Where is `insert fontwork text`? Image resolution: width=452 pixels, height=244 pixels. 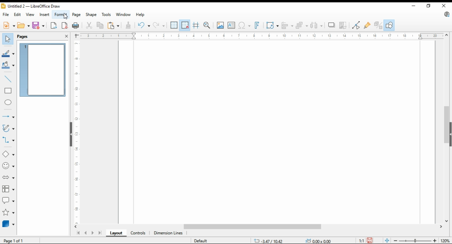
insert fontwork text is located at coordinates (256, 25).